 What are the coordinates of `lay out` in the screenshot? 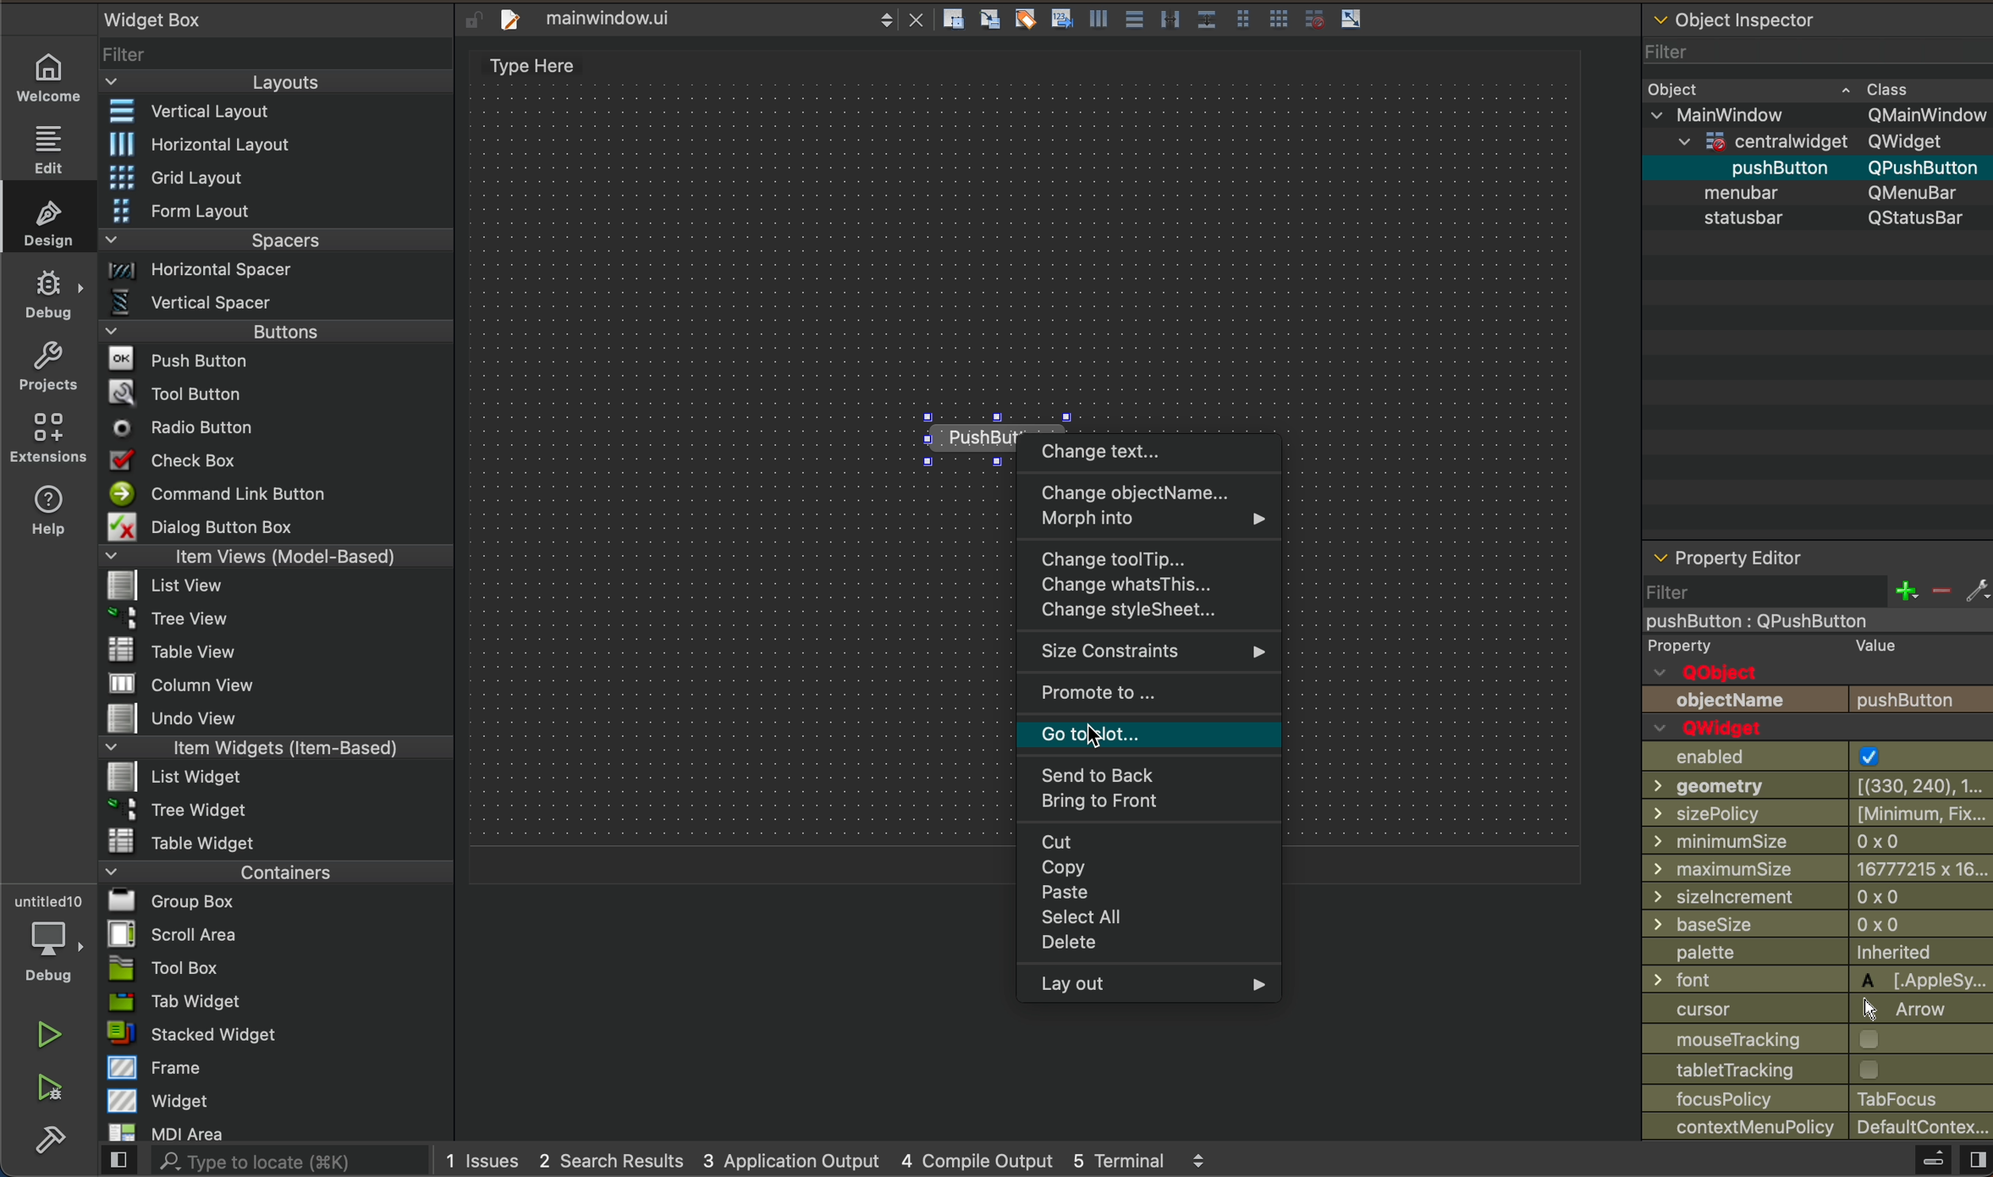 It's located at (1159, 987).